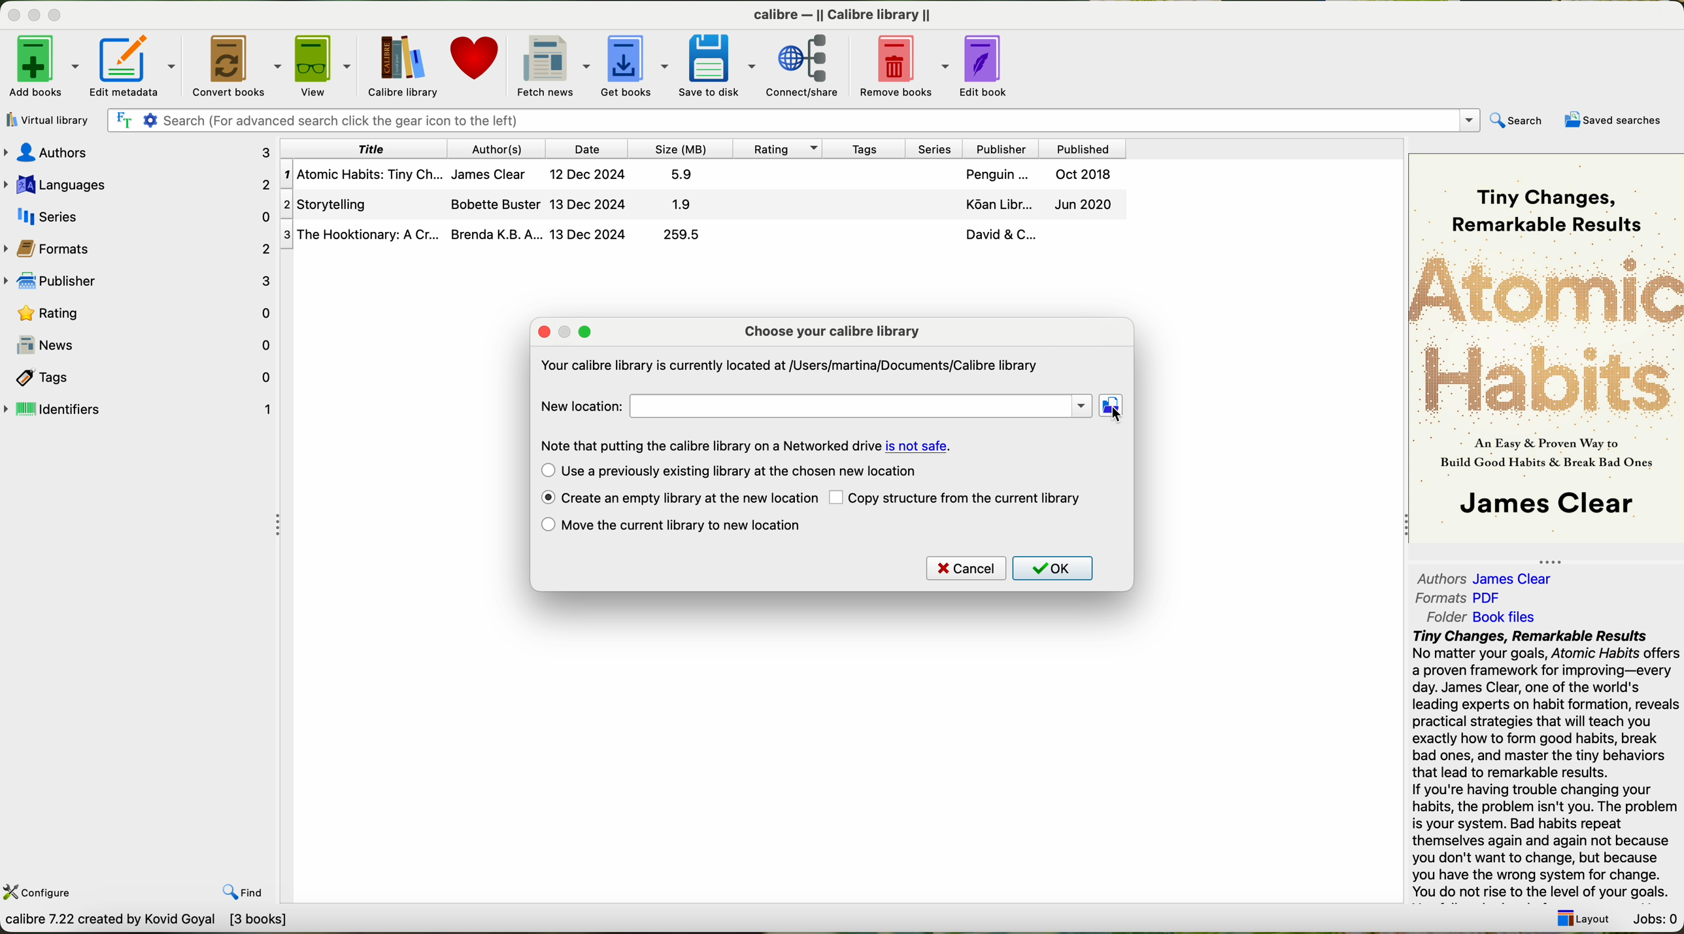  I want to click on enable create an empty library, so click(678, 499).